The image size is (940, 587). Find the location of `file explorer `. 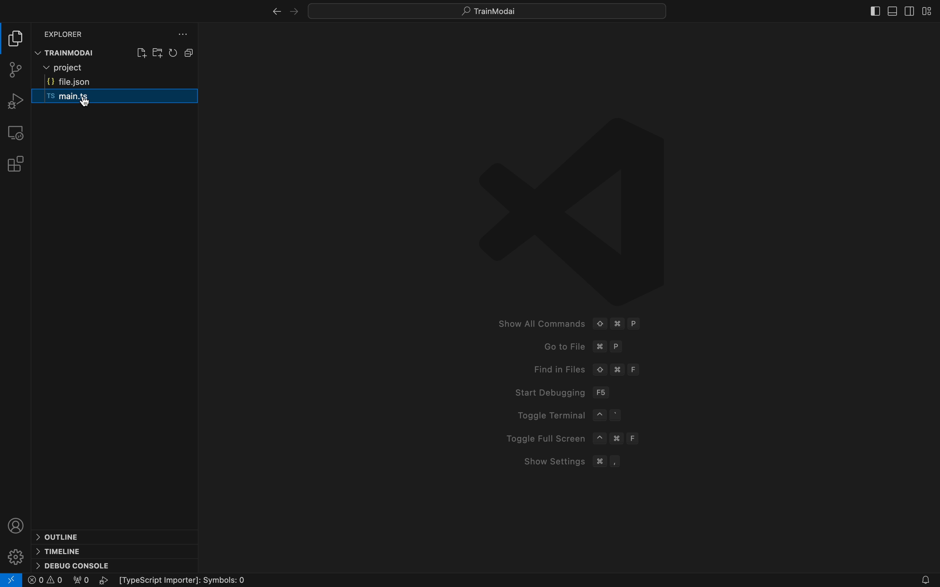

file explorer  is located at coordinates (17, 39).